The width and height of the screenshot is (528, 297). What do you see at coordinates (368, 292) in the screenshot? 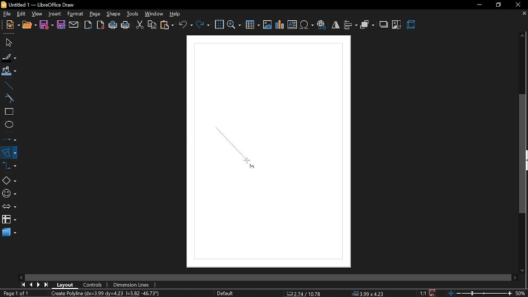
I see `position 00X00` at bounding box center [368, 292].